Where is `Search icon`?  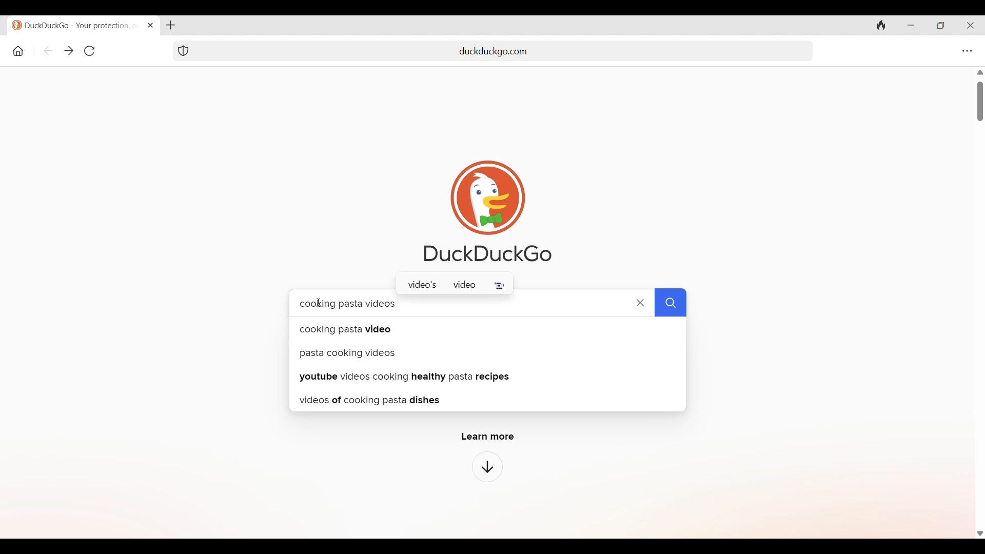 Search icon is located at coordinates (671, 303).